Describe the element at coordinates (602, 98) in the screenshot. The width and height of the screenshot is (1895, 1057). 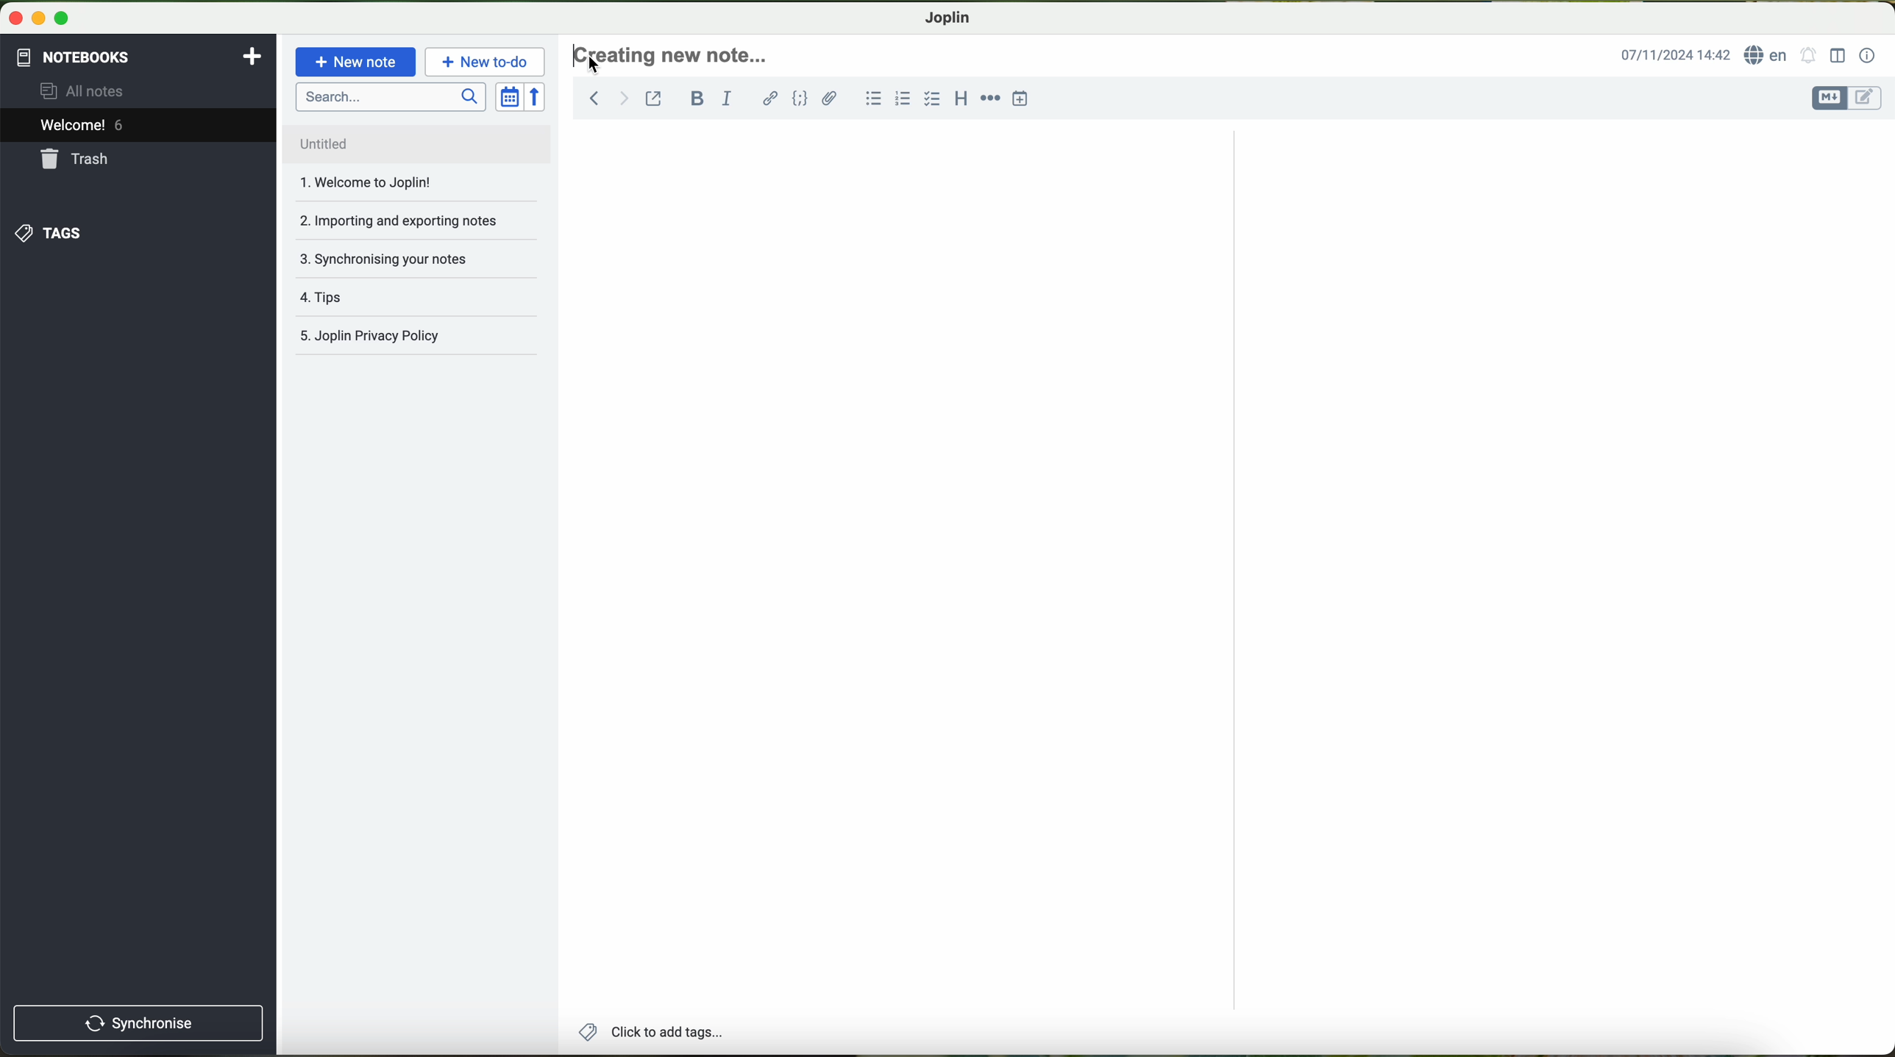
I see `navigation arrows` at that location.